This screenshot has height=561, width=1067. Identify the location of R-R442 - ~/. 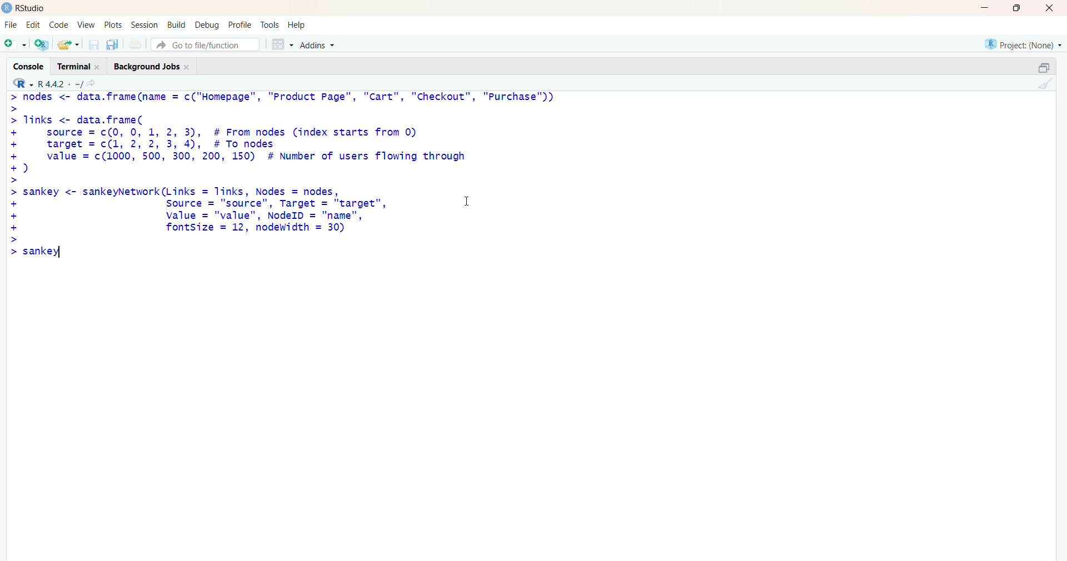
(71, 84).